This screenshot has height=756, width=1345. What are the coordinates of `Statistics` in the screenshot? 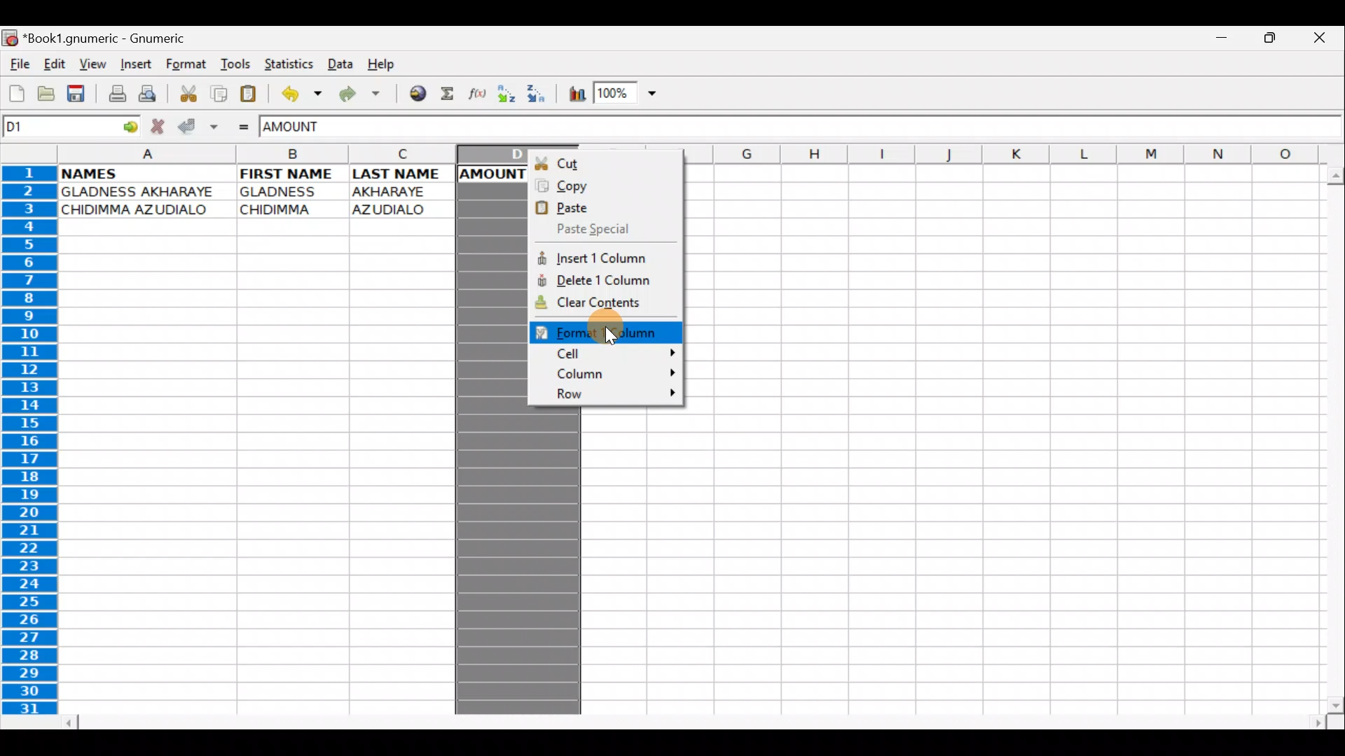 It's located at (285, 64).